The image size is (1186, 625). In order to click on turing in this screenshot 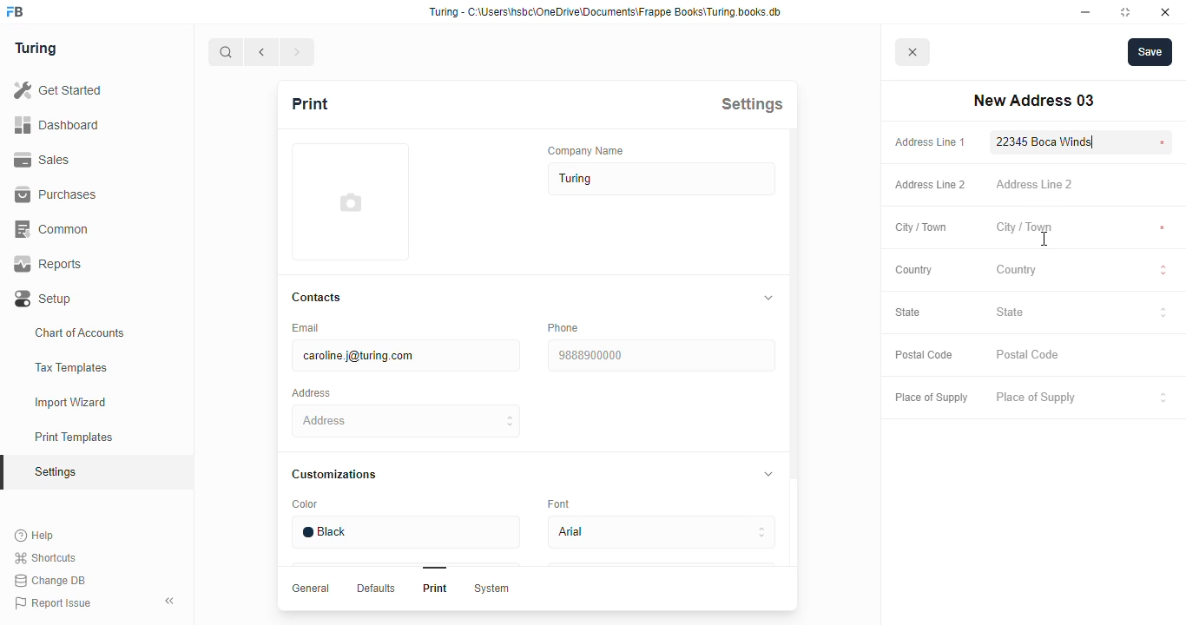, I will do `click(662, 179)`.